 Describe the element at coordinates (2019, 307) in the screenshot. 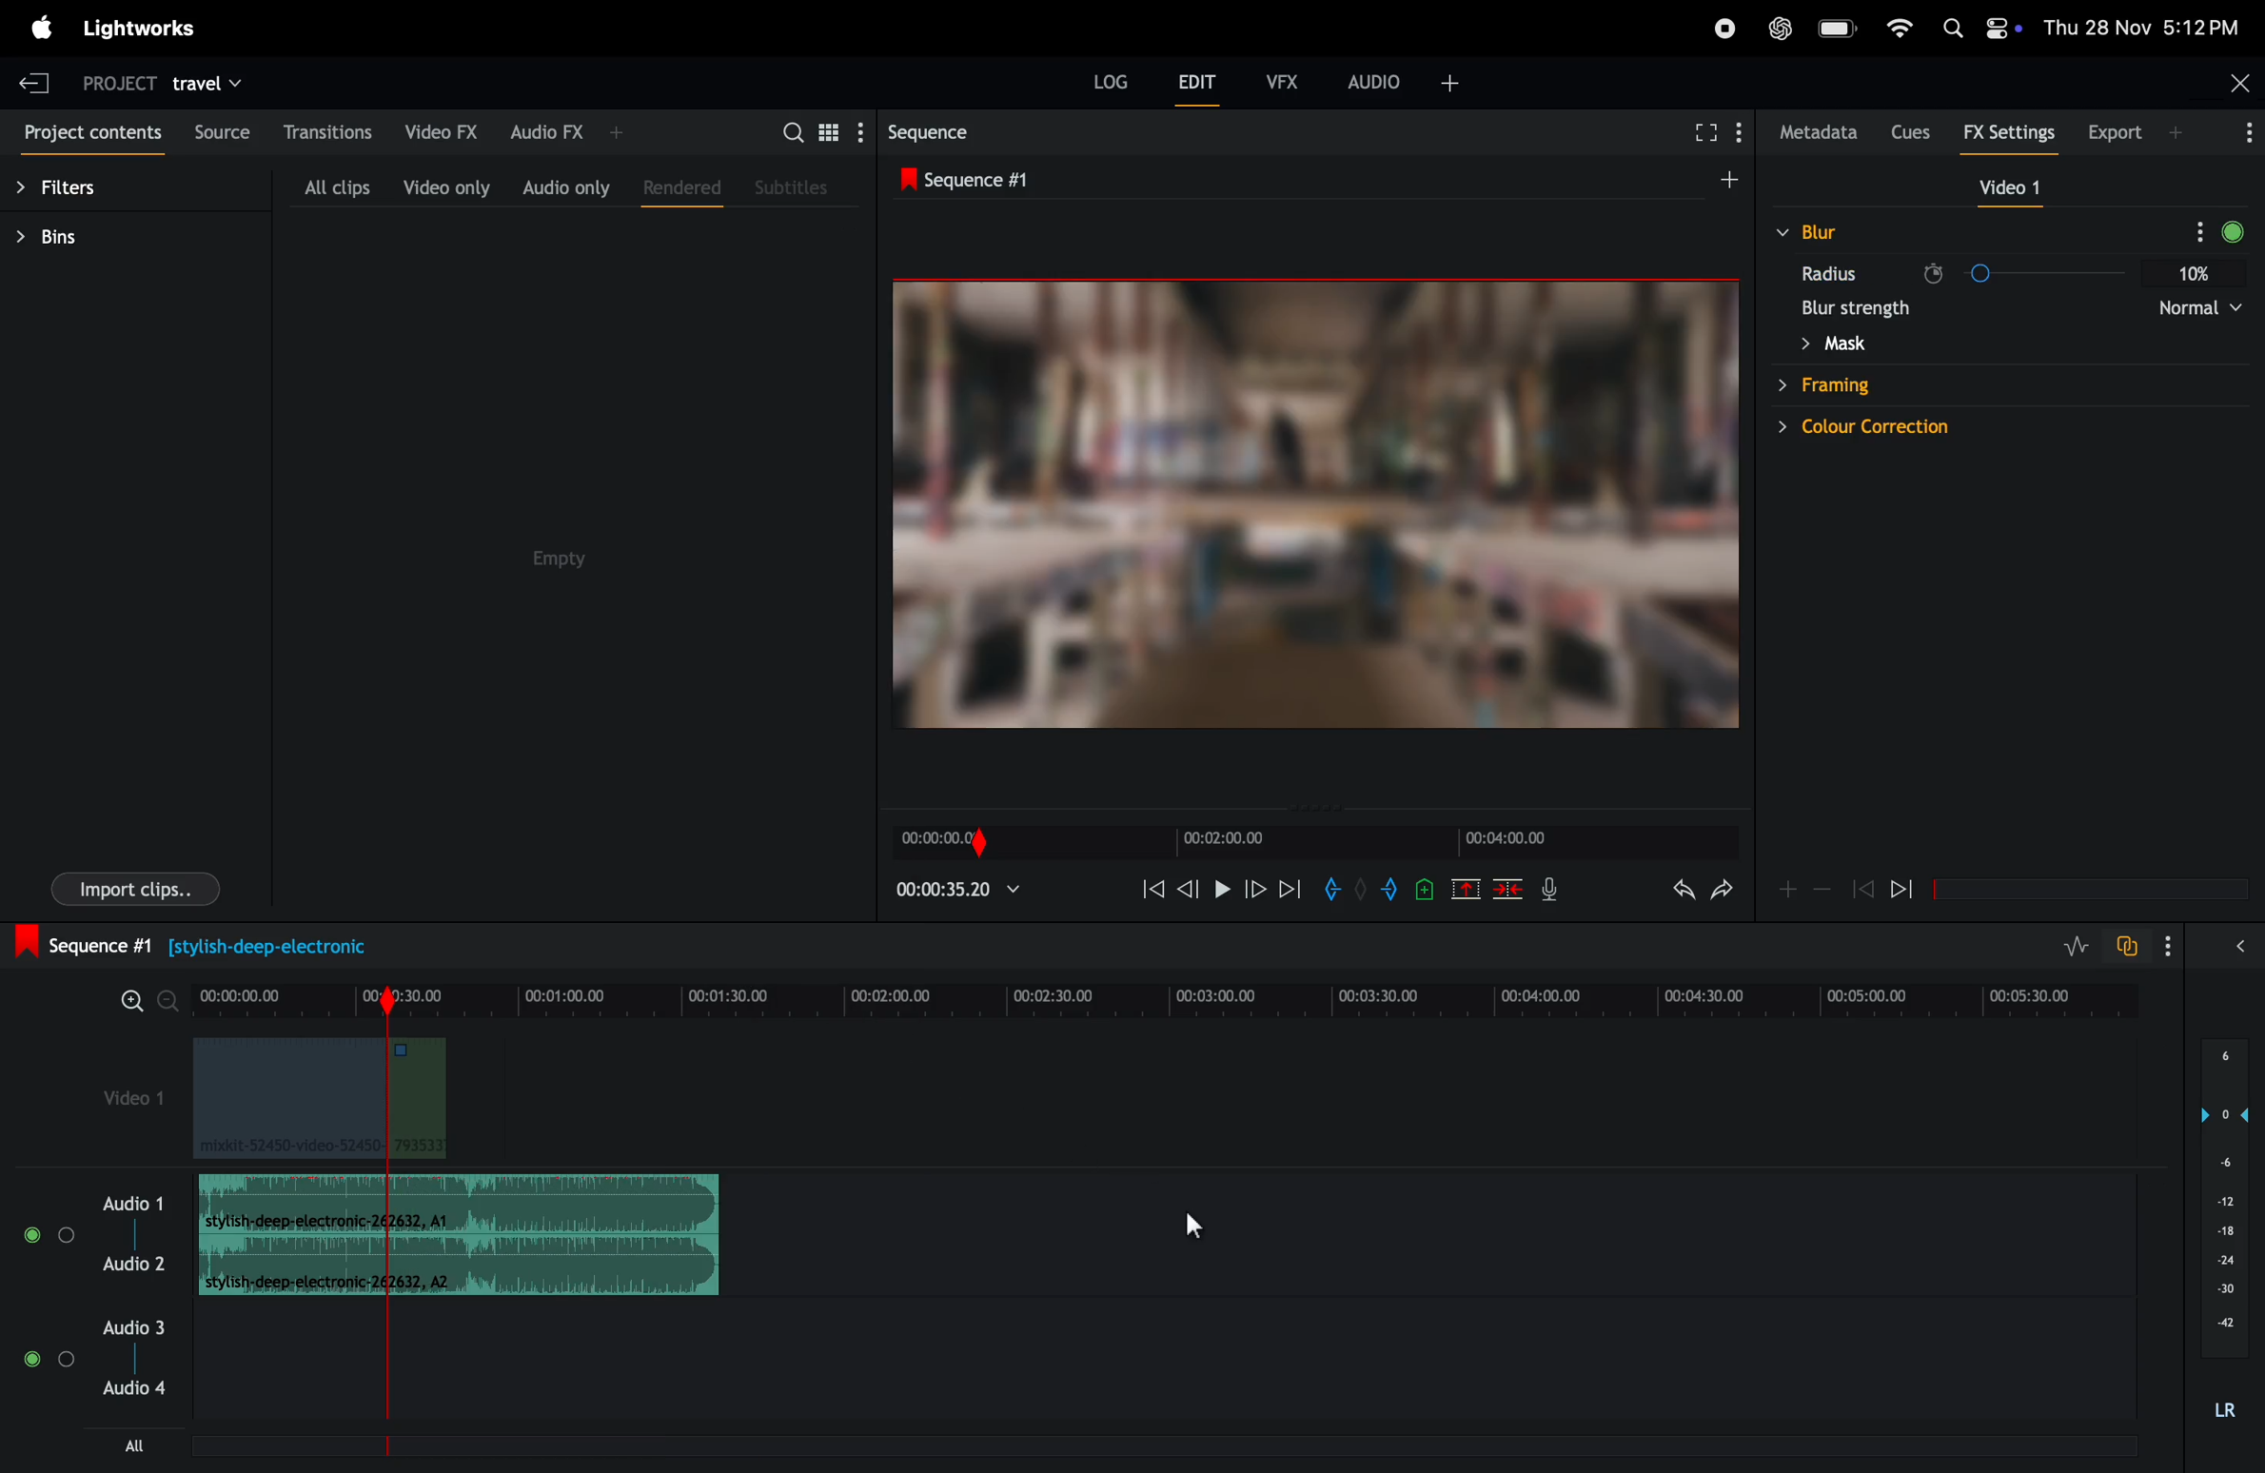

I see `blur strength` at that location.